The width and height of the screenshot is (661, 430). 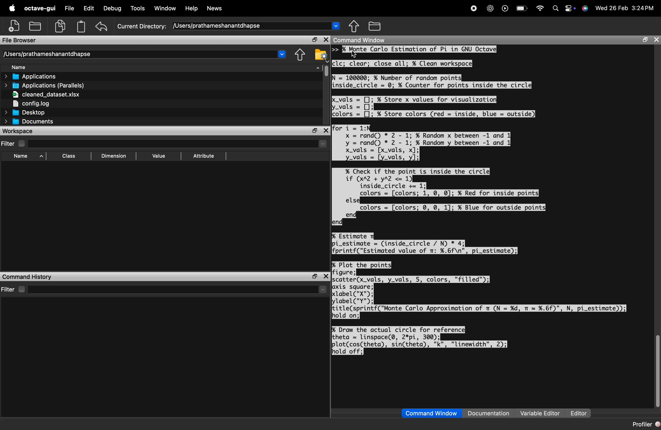 What do you see at coordinates (101, 27) in the screenshot?
I see `Undo` at bounding box center [101, 27].